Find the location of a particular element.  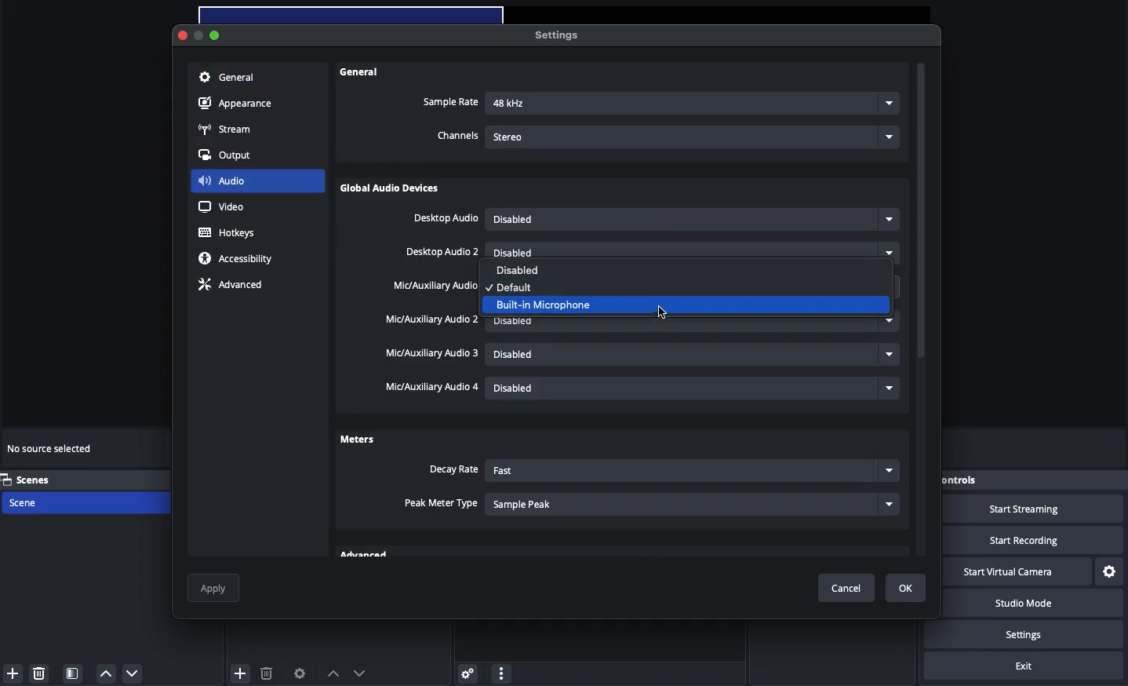

Video is located at coordinates (221, 206).